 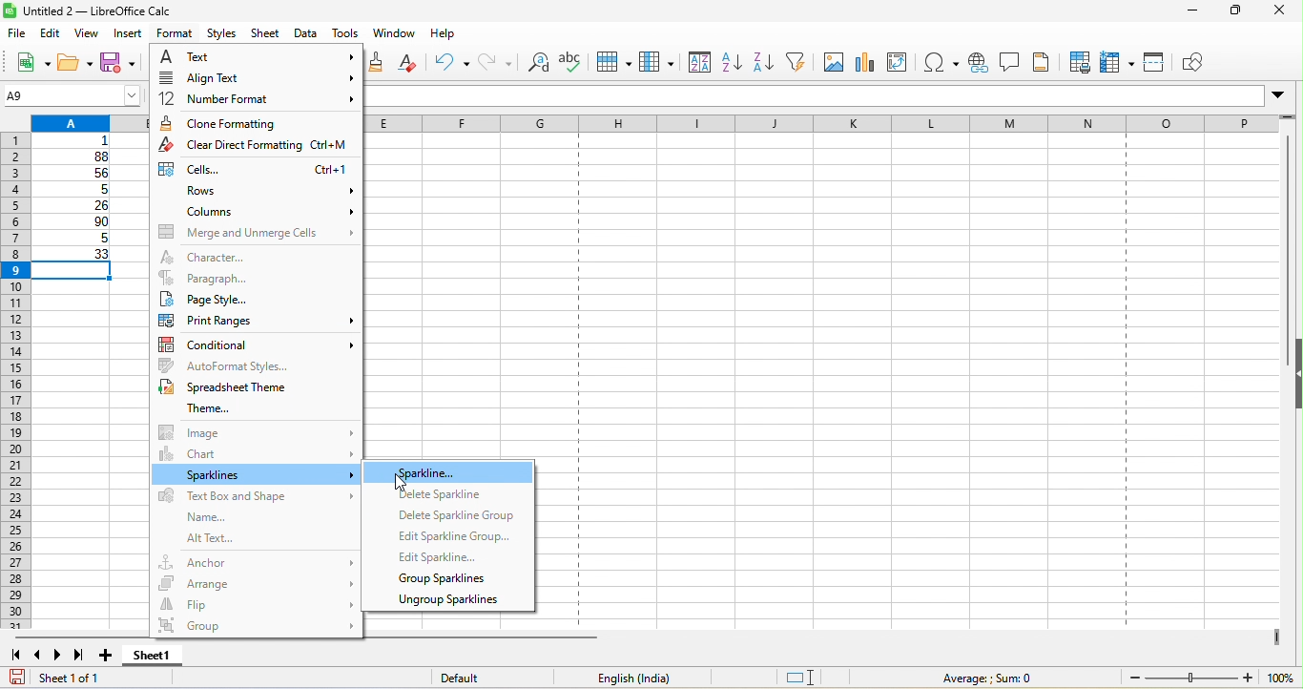 What do you see at coordinates (447, 496) in the screenshot?
I see `delete sparkline` at bounding box center [447, 496].